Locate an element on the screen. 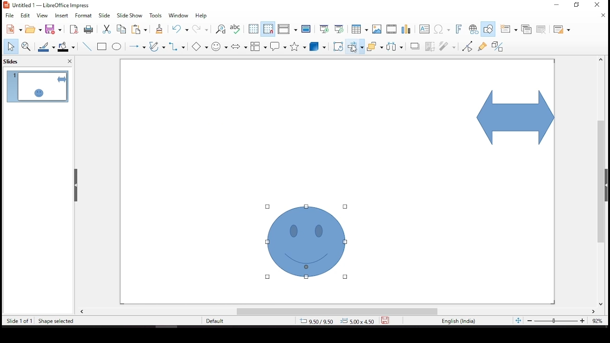 This screenshot has width=610, height=343. toggle extrusion is located at coordinates (497, 46).